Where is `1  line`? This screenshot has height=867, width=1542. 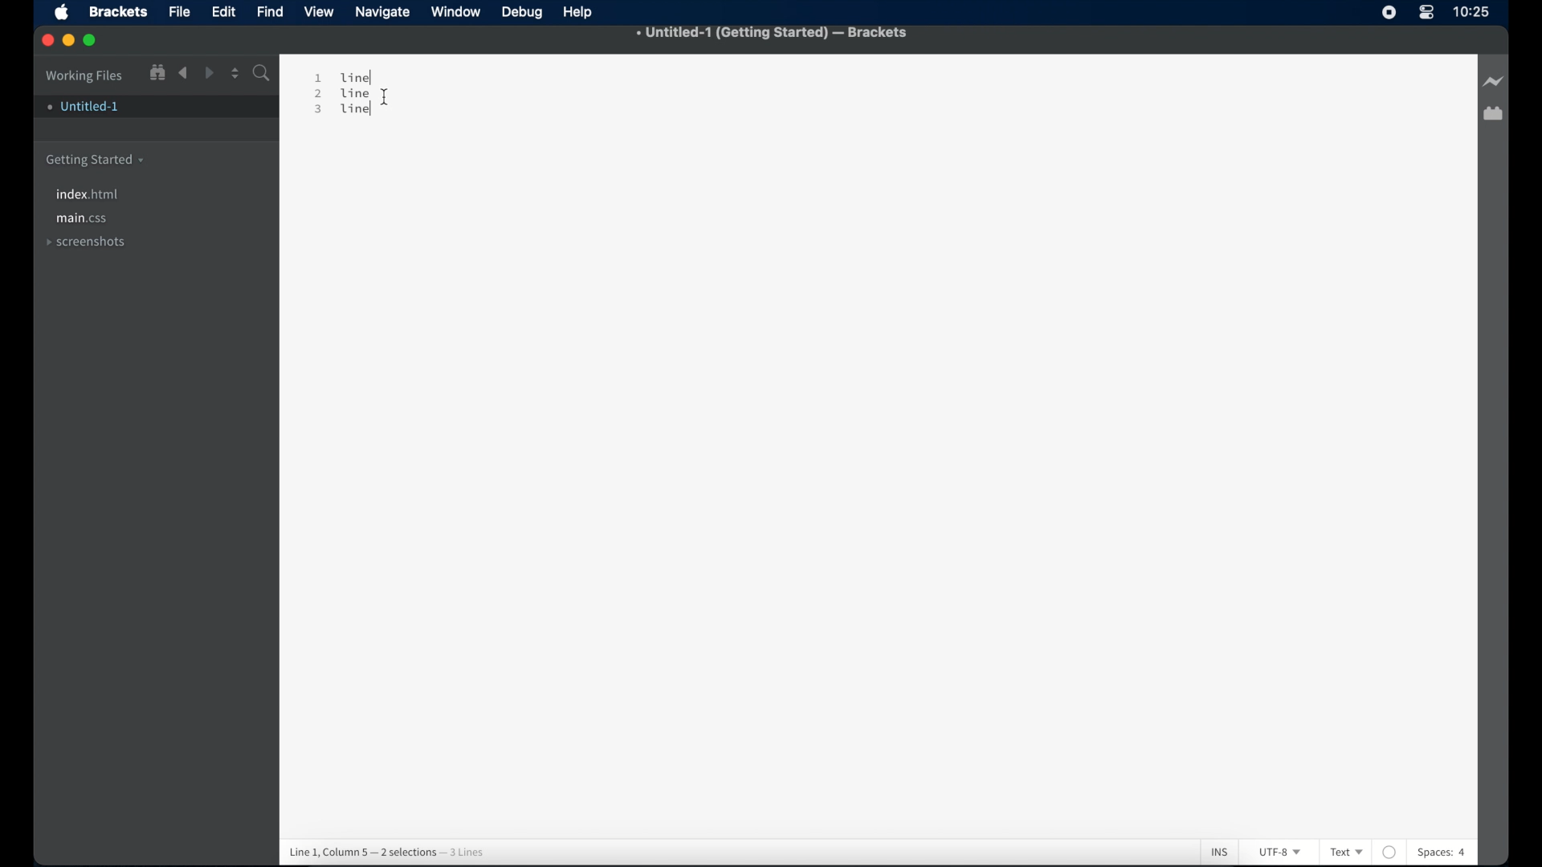
1  line is located at coordinates (345, 76).